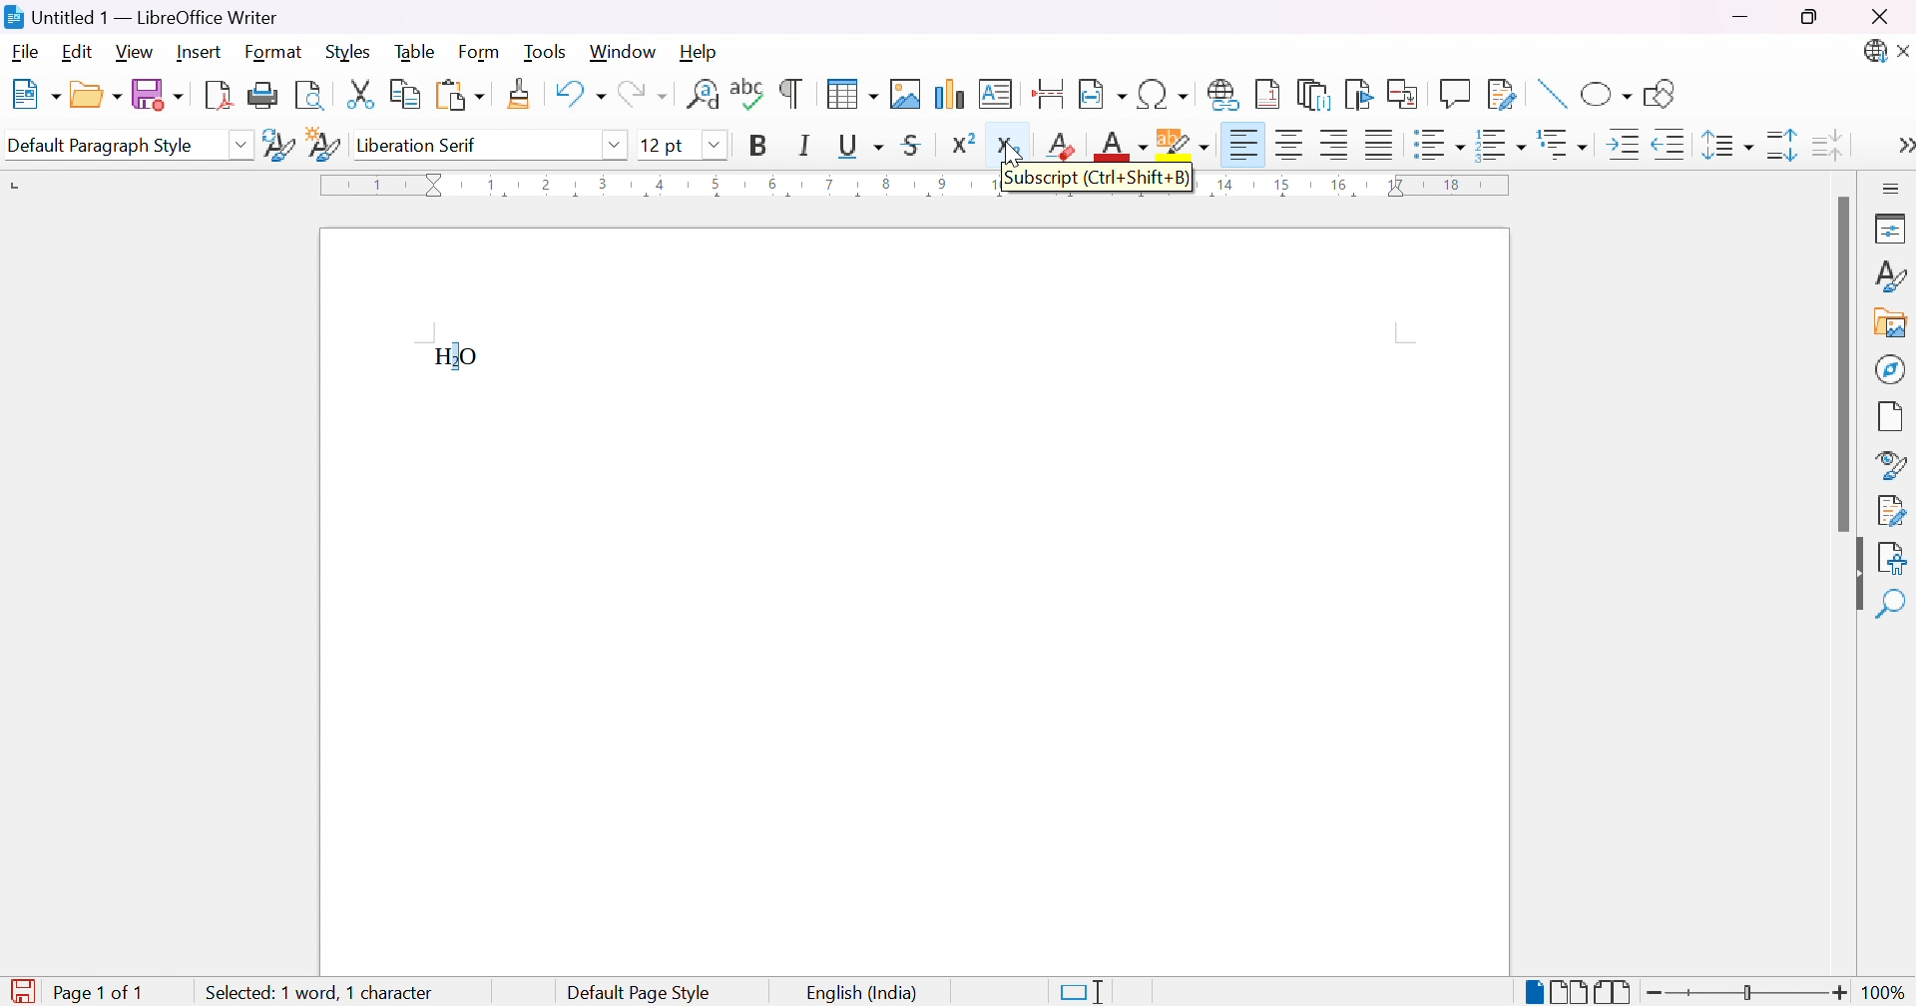  What do you see at coordinates (27, 54) in the screenshot?
I see `File` at bounding box center [27, 54].